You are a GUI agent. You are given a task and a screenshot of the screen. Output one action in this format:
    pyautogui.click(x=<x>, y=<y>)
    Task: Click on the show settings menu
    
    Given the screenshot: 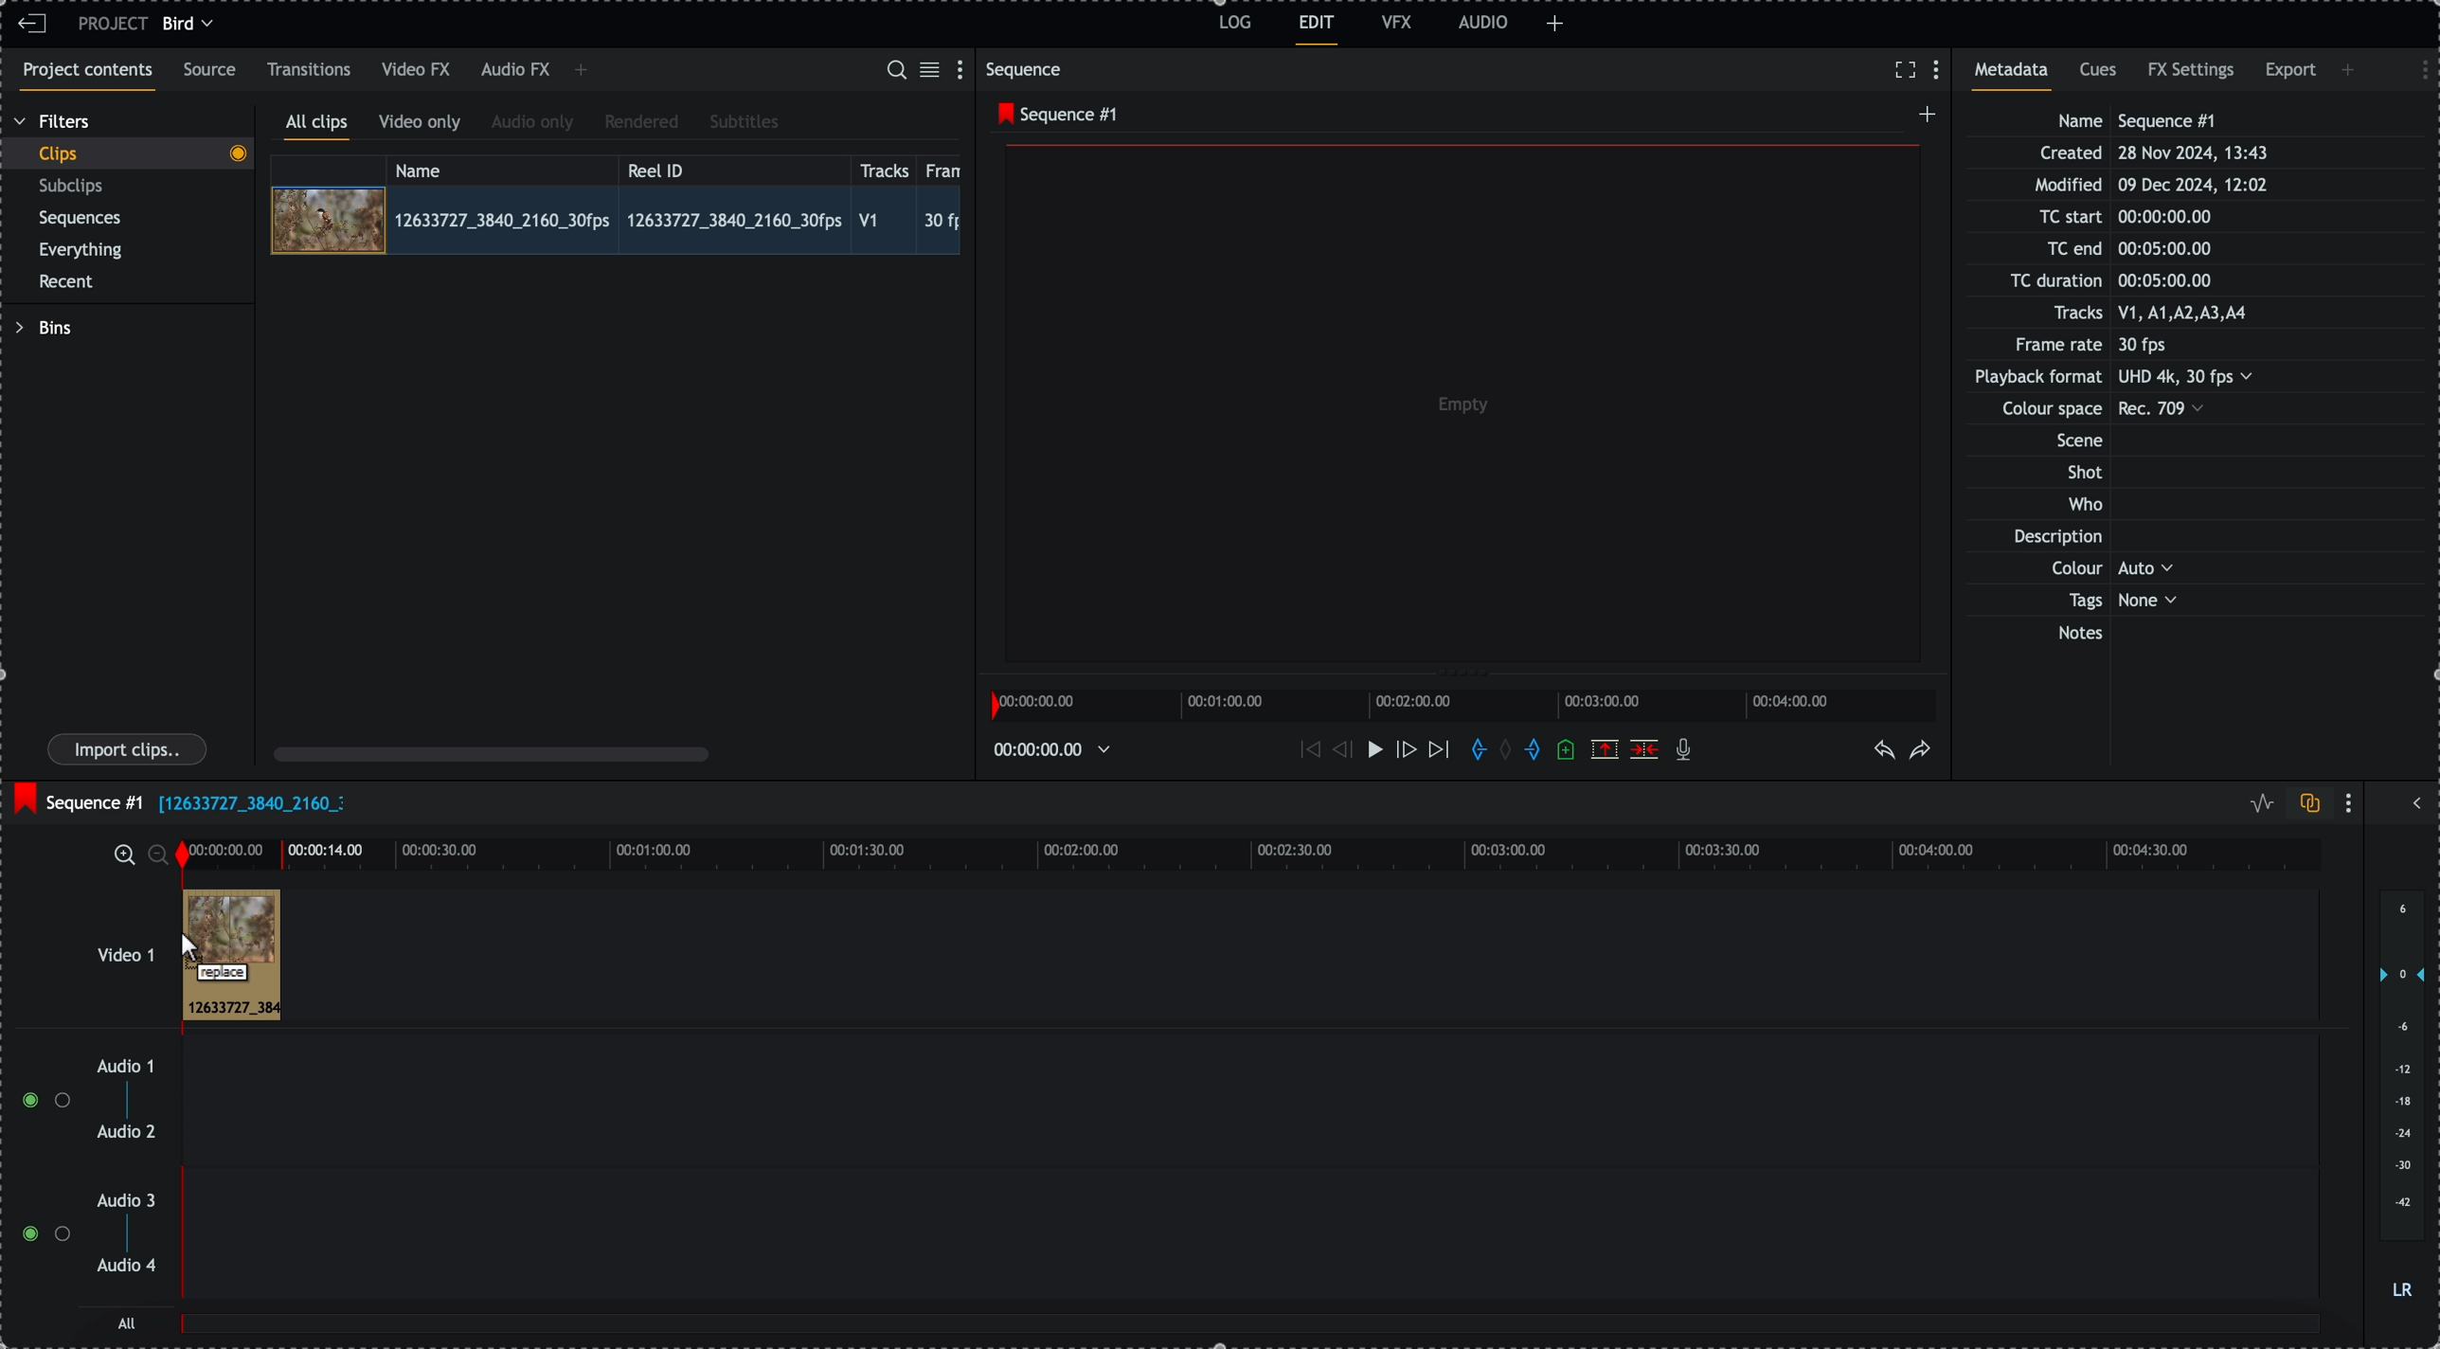 What is the action you would take?
    pyautogui.click(x=2415, y=67)
    